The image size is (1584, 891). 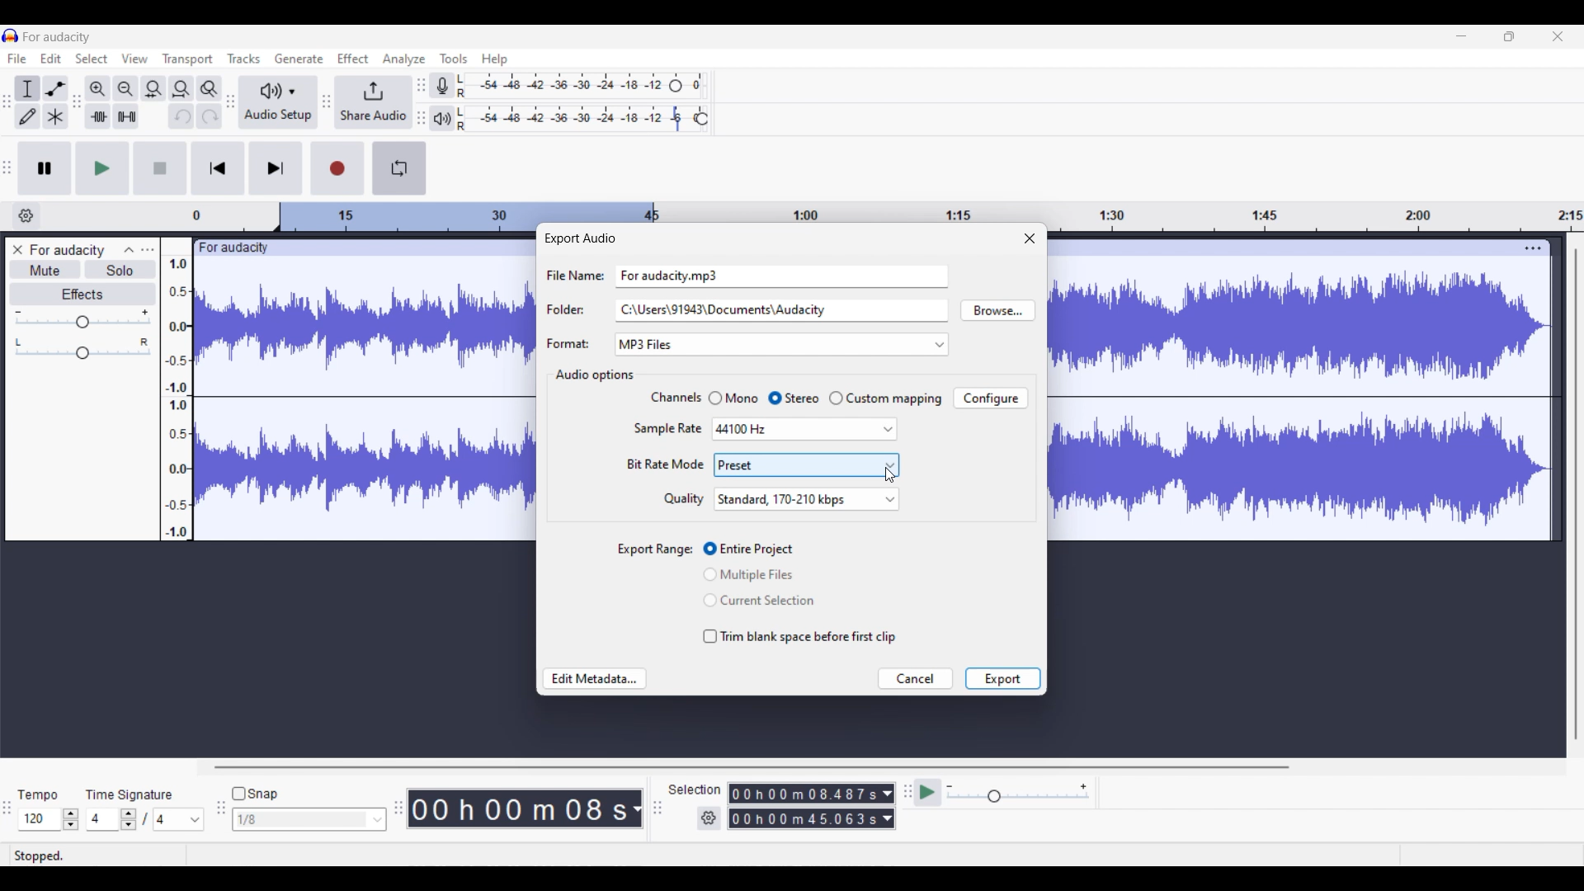 What do you see at coordinates (441, 119) in the screenshot?
I see `Playback meter` at bounding box center [441, 119].